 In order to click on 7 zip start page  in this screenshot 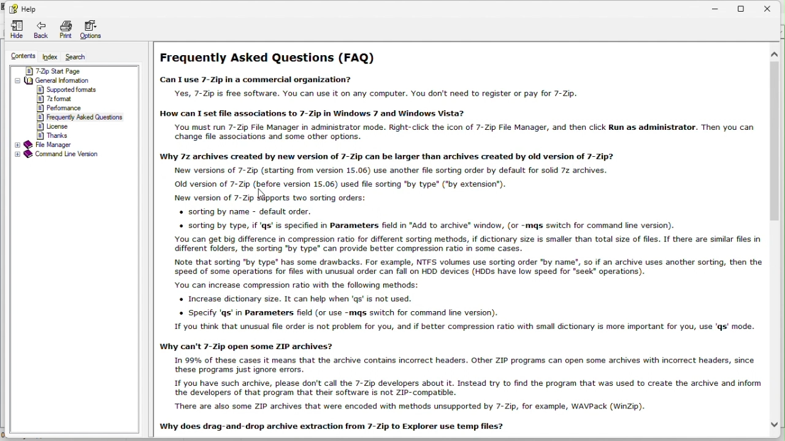, I will do `click(47, 72)`.